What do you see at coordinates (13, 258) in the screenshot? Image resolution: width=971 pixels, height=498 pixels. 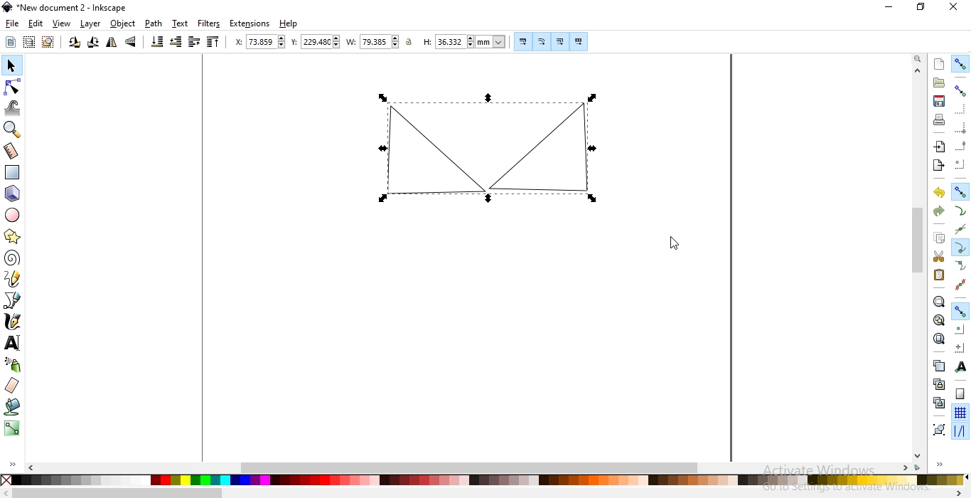 I see `create spirals` at bounding box center [13, 258].